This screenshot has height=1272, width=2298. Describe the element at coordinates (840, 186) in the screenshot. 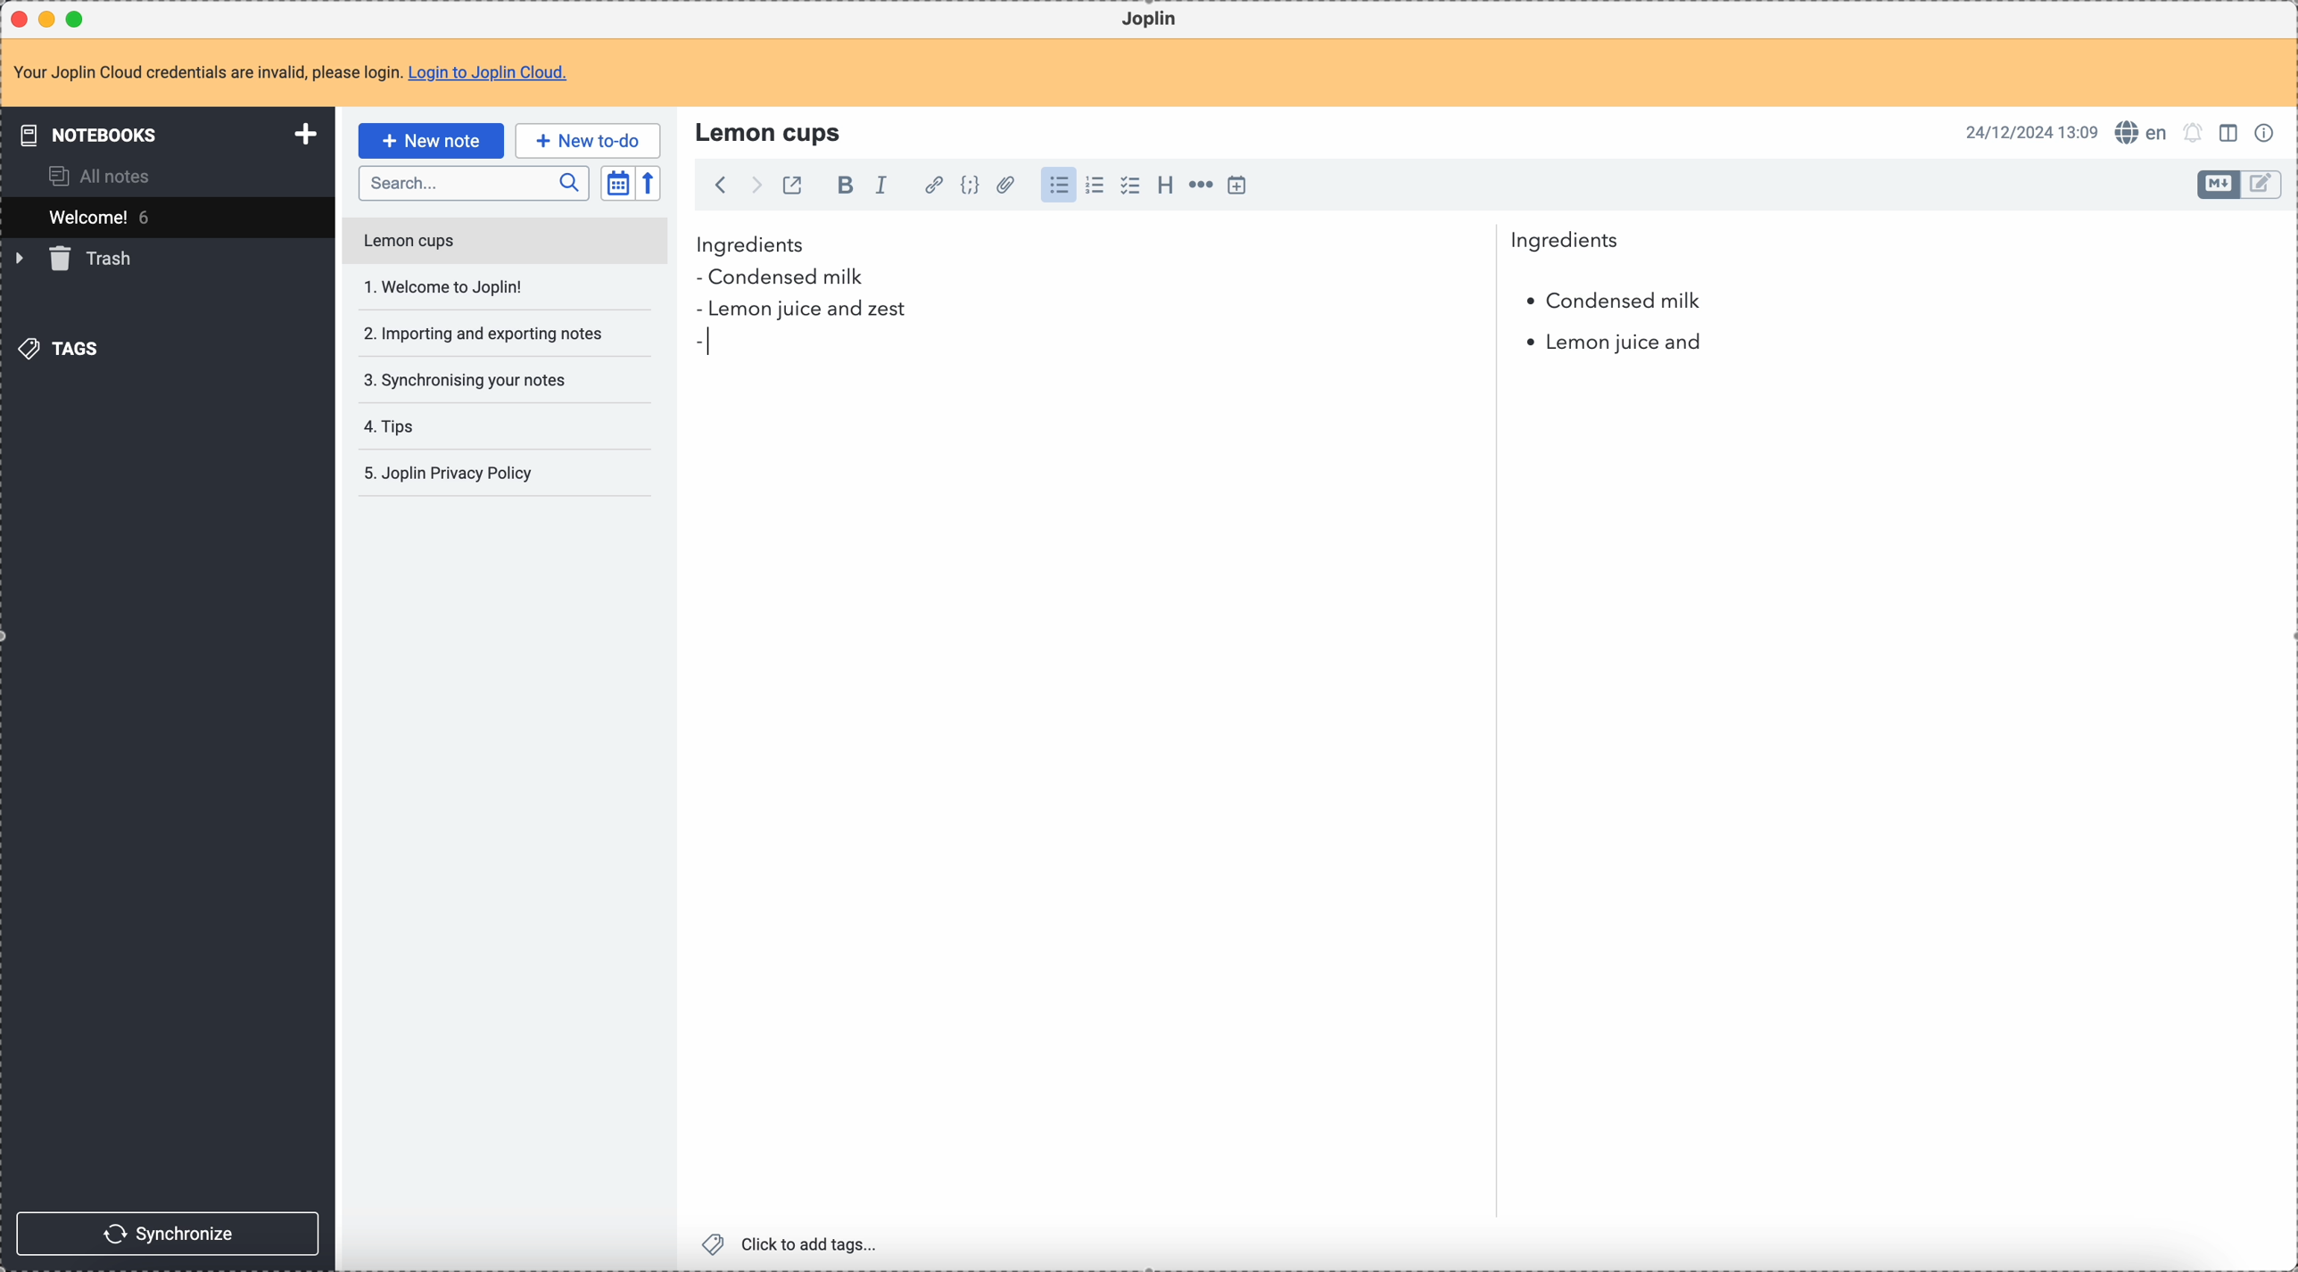

I see `bold` at that location.